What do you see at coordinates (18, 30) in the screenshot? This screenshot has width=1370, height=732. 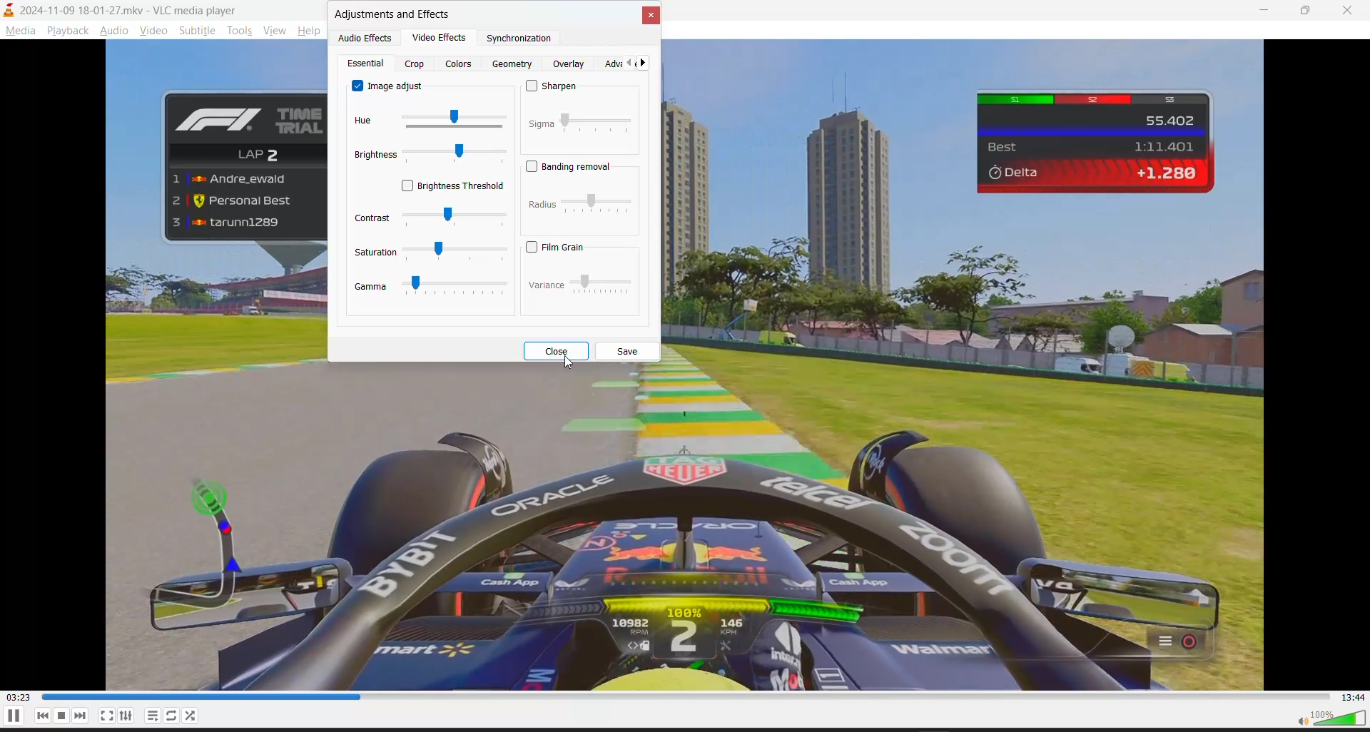 I see `media` at bounding box center [18, 30].